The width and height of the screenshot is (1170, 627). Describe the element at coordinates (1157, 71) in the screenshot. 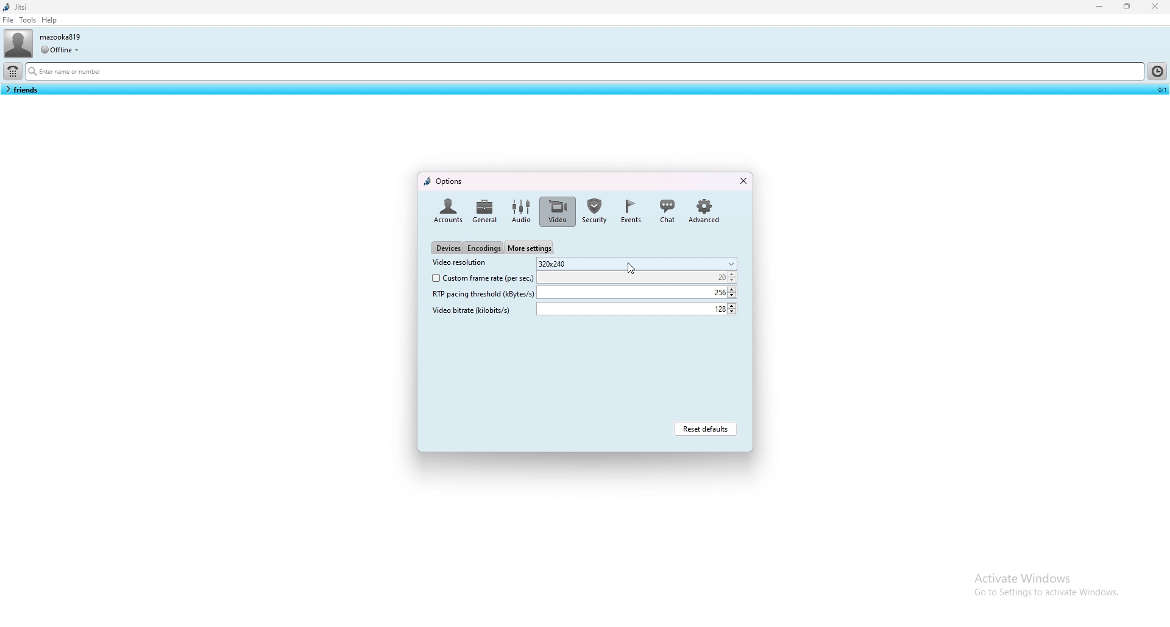

I see `history` at that location.